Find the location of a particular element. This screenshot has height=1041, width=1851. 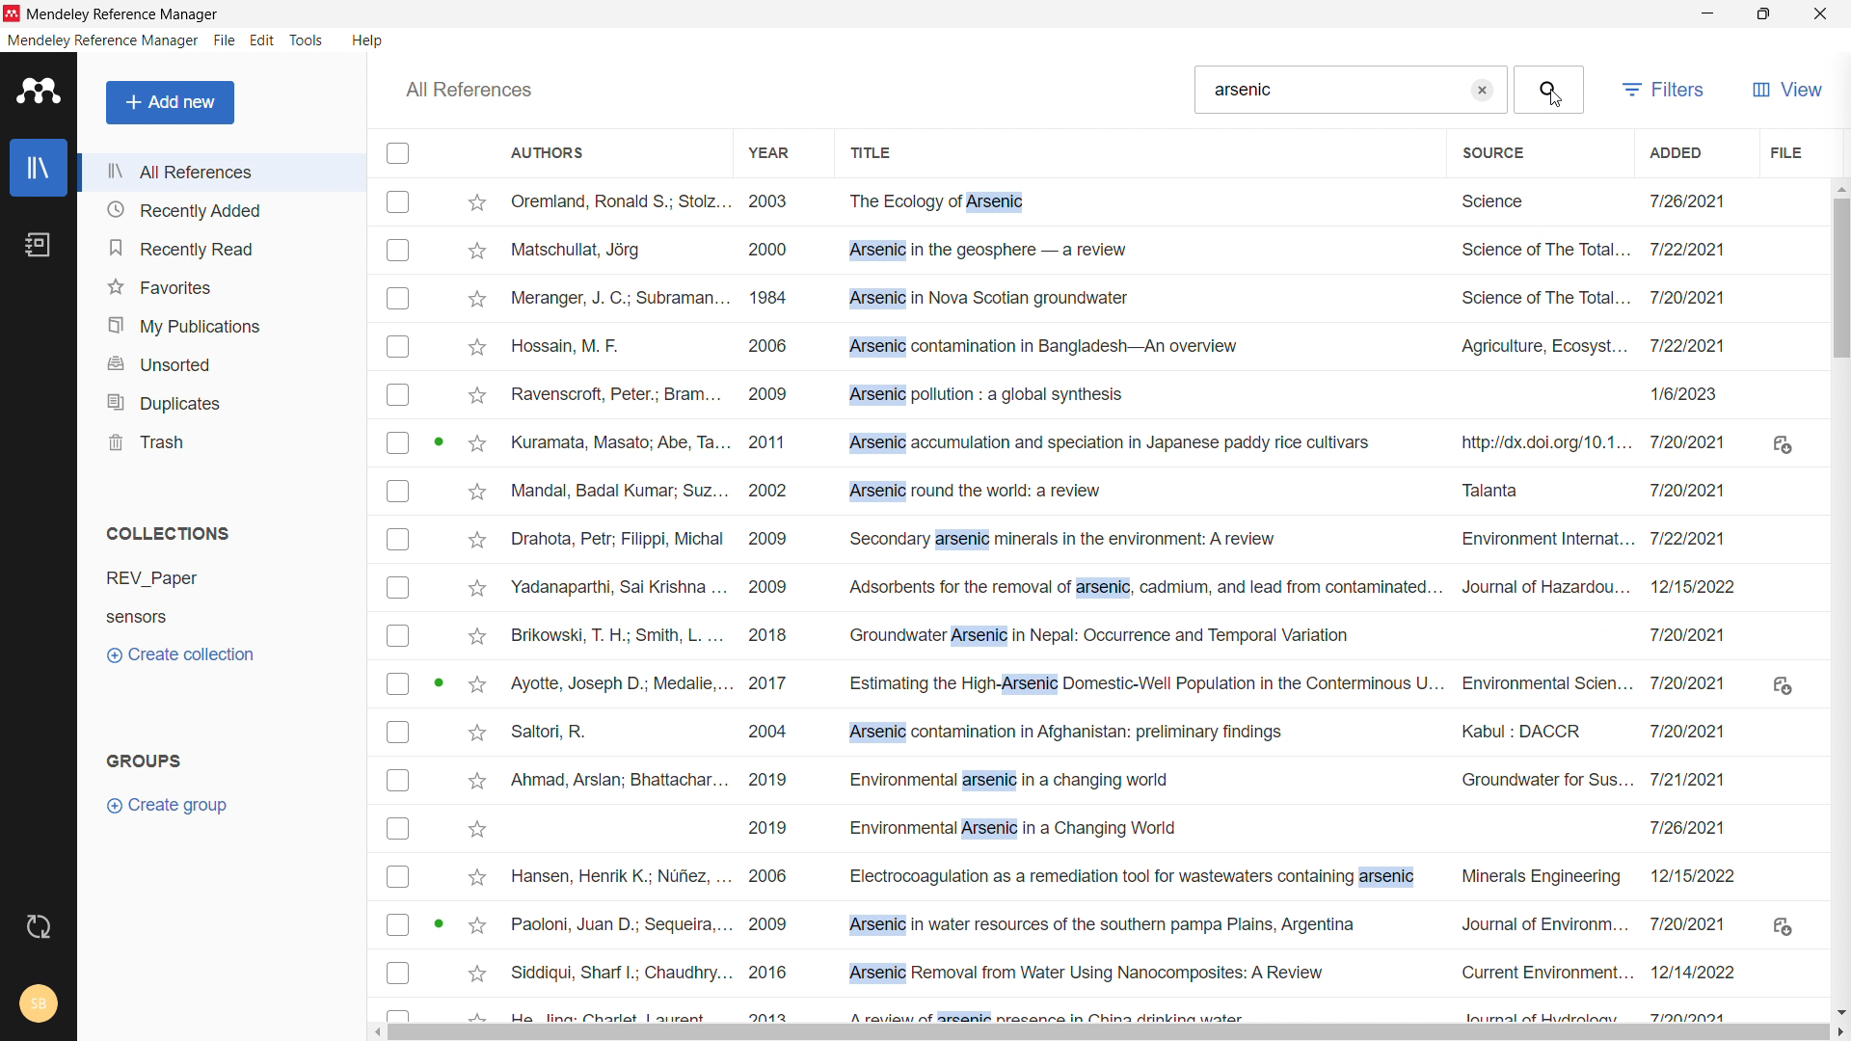

Checkbox is located at coordinates (395, 734).